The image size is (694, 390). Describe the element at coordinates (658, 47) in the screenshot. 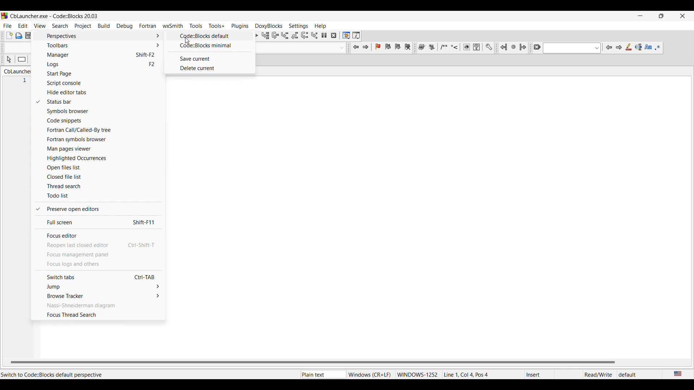

I see `Use regex` at that location.